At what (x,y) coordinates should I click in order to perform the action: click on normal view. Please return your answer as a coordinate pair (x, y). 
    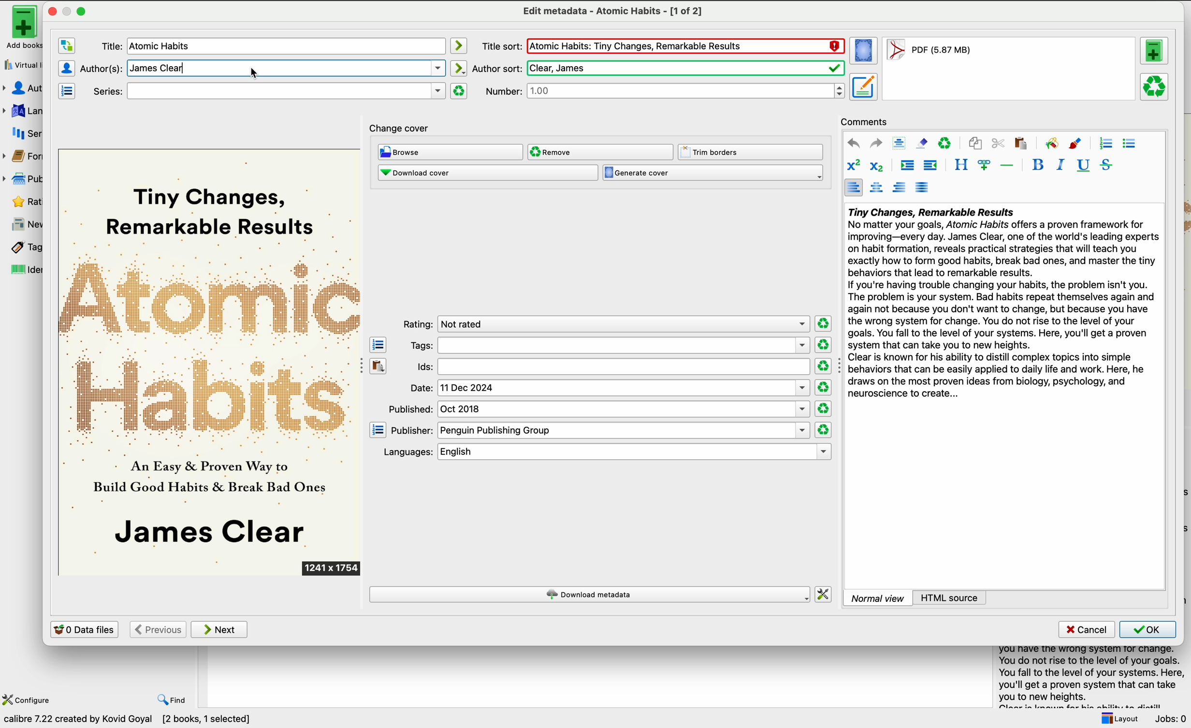
    Looking at the image, I should click on (878, 597).